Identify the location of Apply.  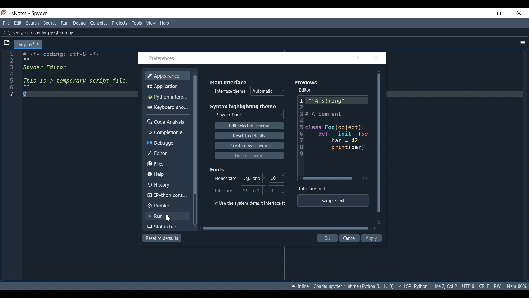
(372, 239).